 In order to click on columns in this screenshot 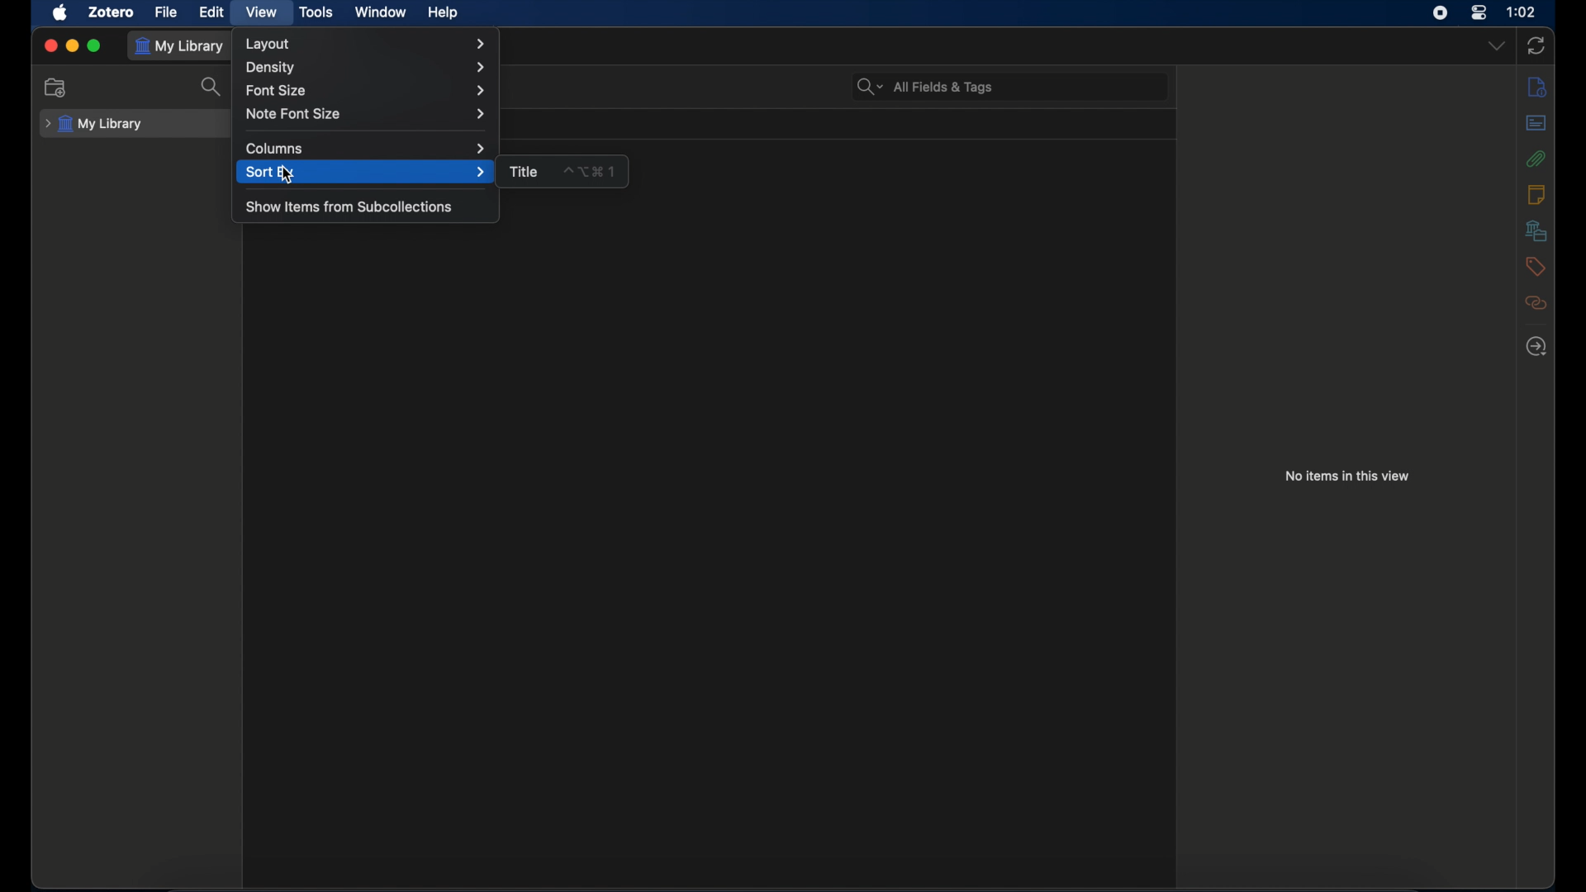, I will do `click(366, 149)`.